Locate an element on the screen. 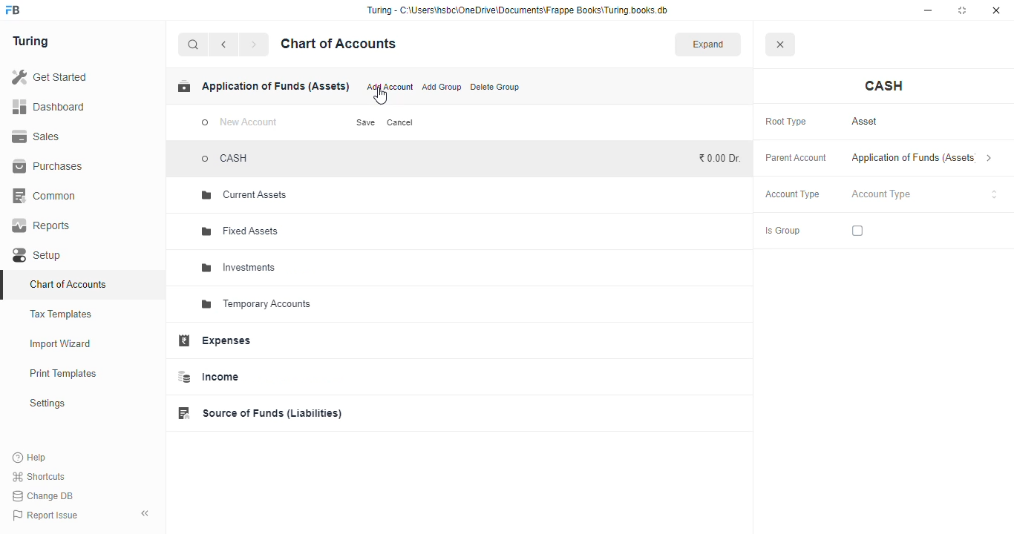 The height and width of the screenshot is (534, 1014). maximize is located at coordinates (962, 10).